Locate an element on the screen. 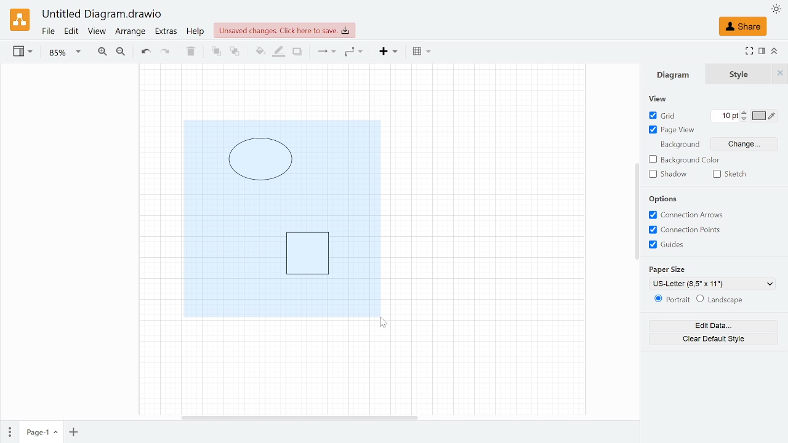 The image size is (788, 443). Add oage is located at coordinates (73, 433).